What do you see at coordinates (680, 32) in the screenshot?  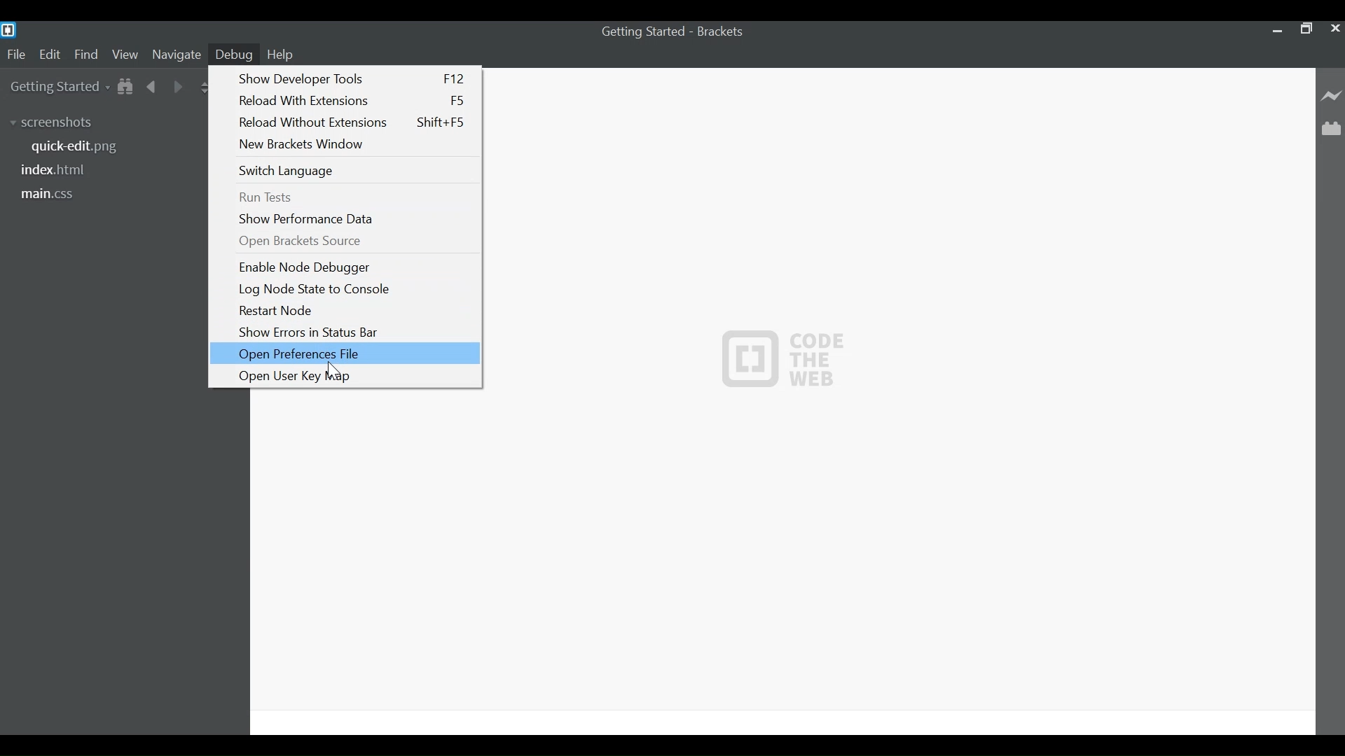 I see `Getting Started - Brackets` at bounding box center [680, 32].